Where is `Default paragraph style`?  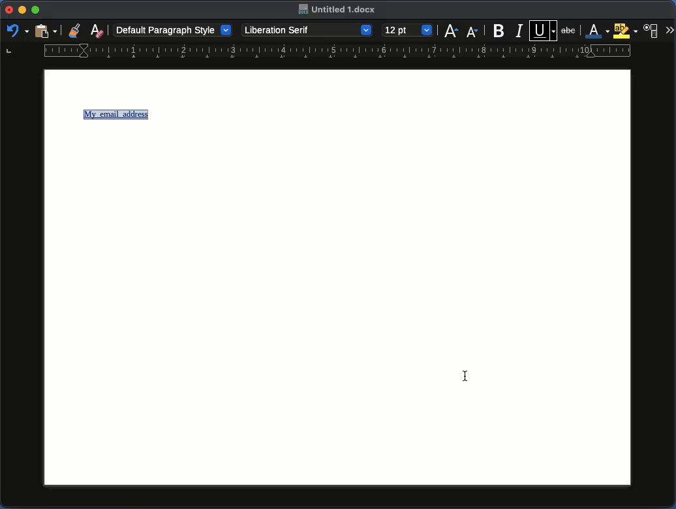
Default paragraph style is located at coordinates (173, 29).